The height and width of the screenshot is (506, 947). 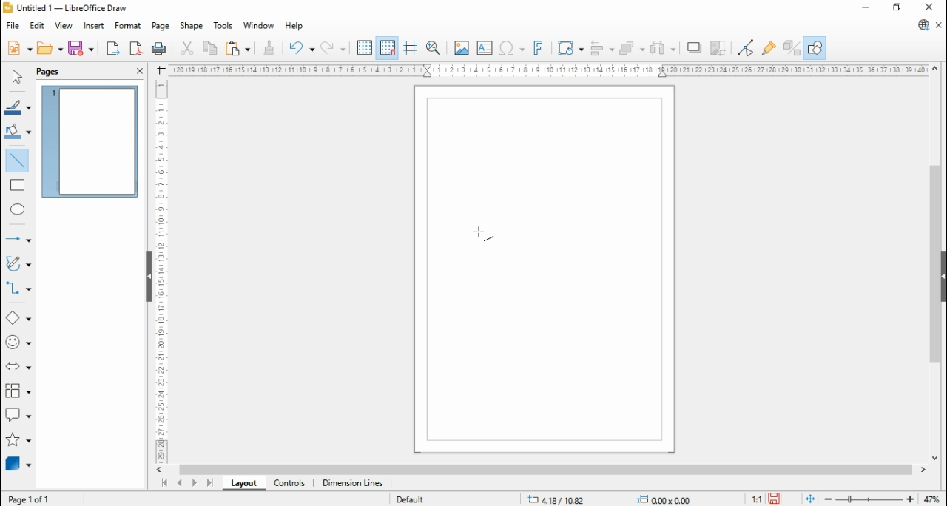 I want to click on zoom factor, so click(x=934, y=499).